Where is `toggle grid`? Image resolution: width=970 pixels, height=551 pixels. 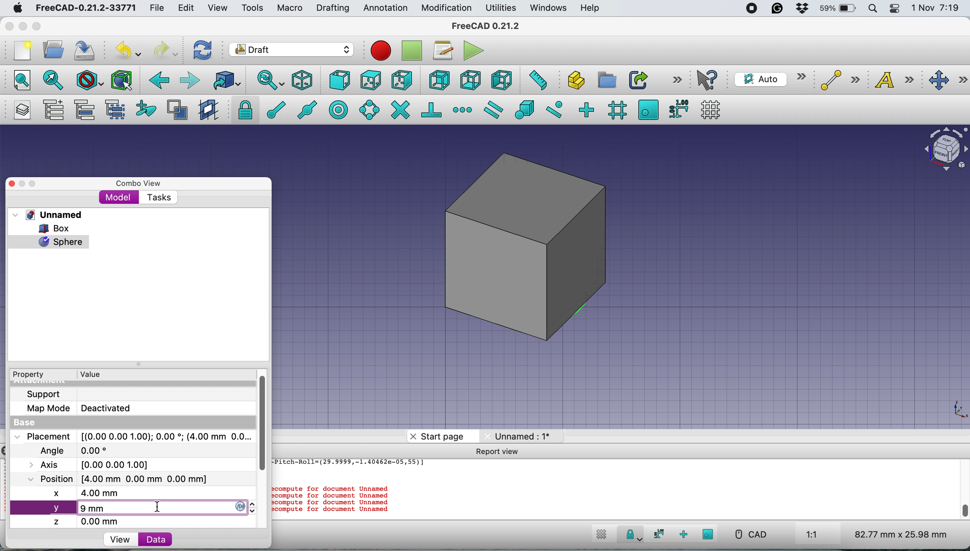
toggle grid is located at coordinates (600, 535).